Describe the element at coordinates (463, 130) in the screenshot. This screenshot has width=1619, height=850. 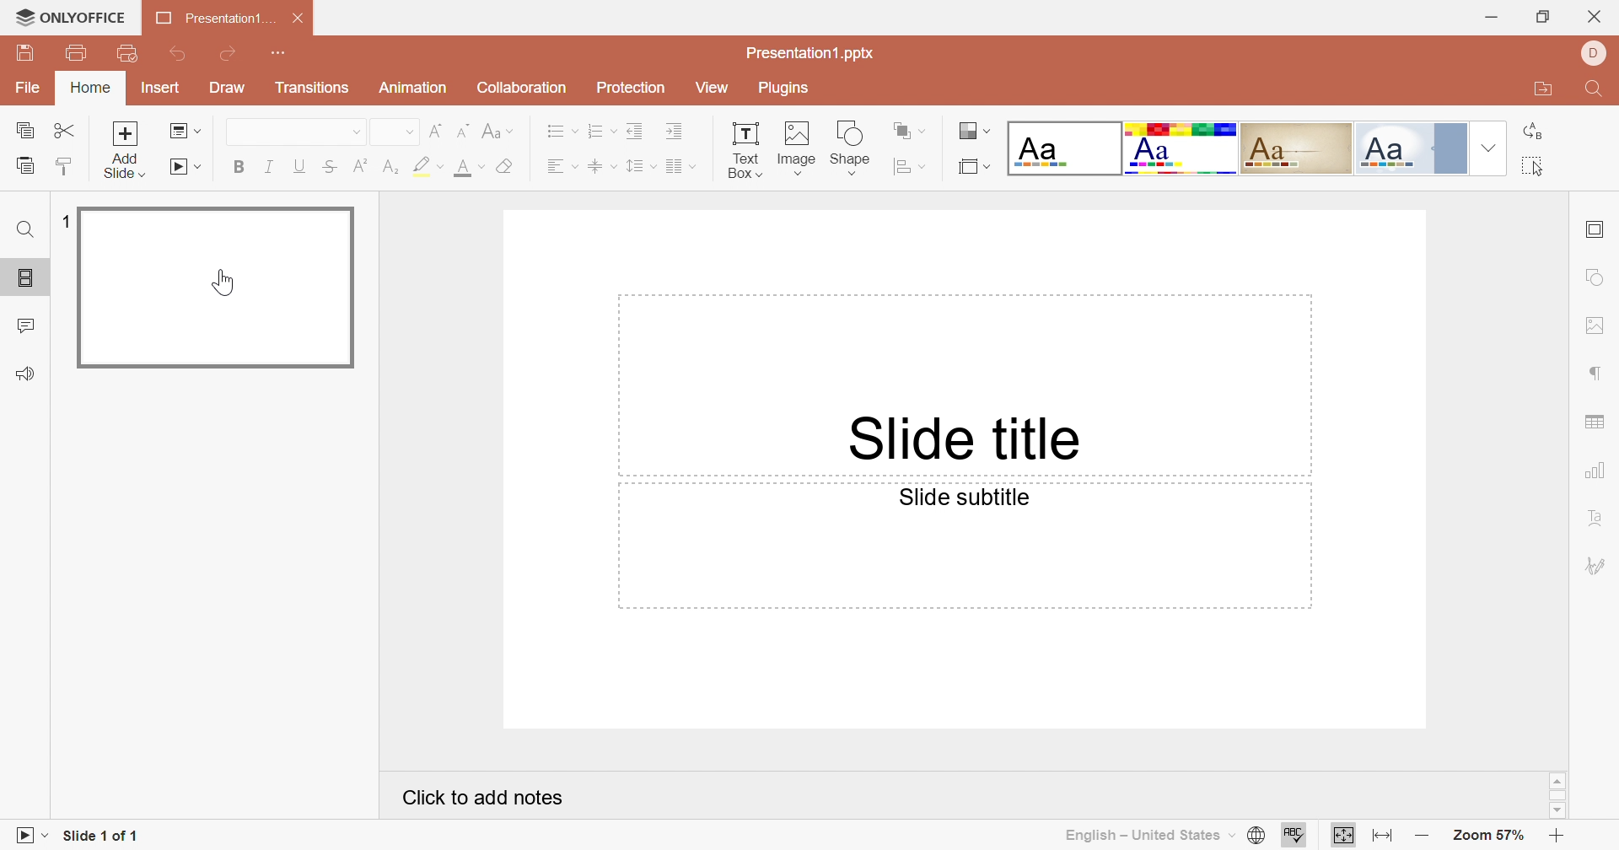
I see `Decrement font size` at that location.